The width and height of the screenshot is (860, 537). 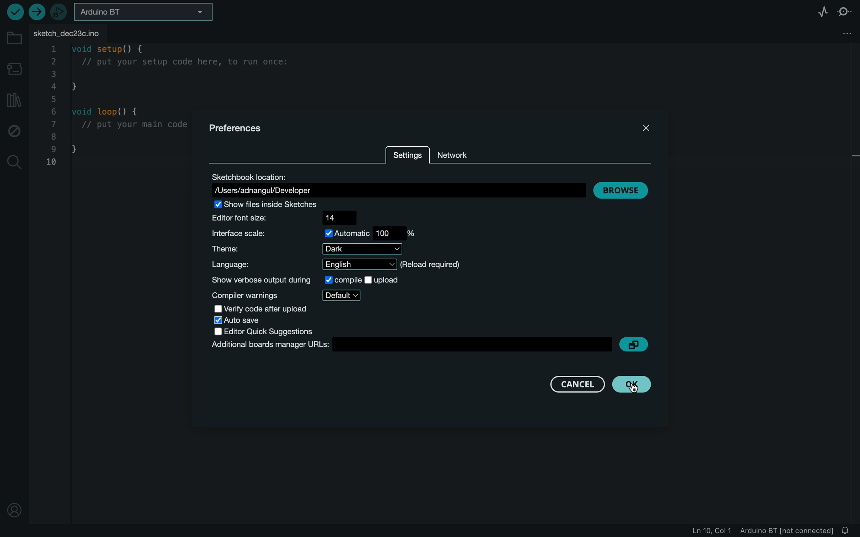 What do you see at coordinates (407, 156) in the screenshot?
I see `settings` at bounding box center [407, 156].